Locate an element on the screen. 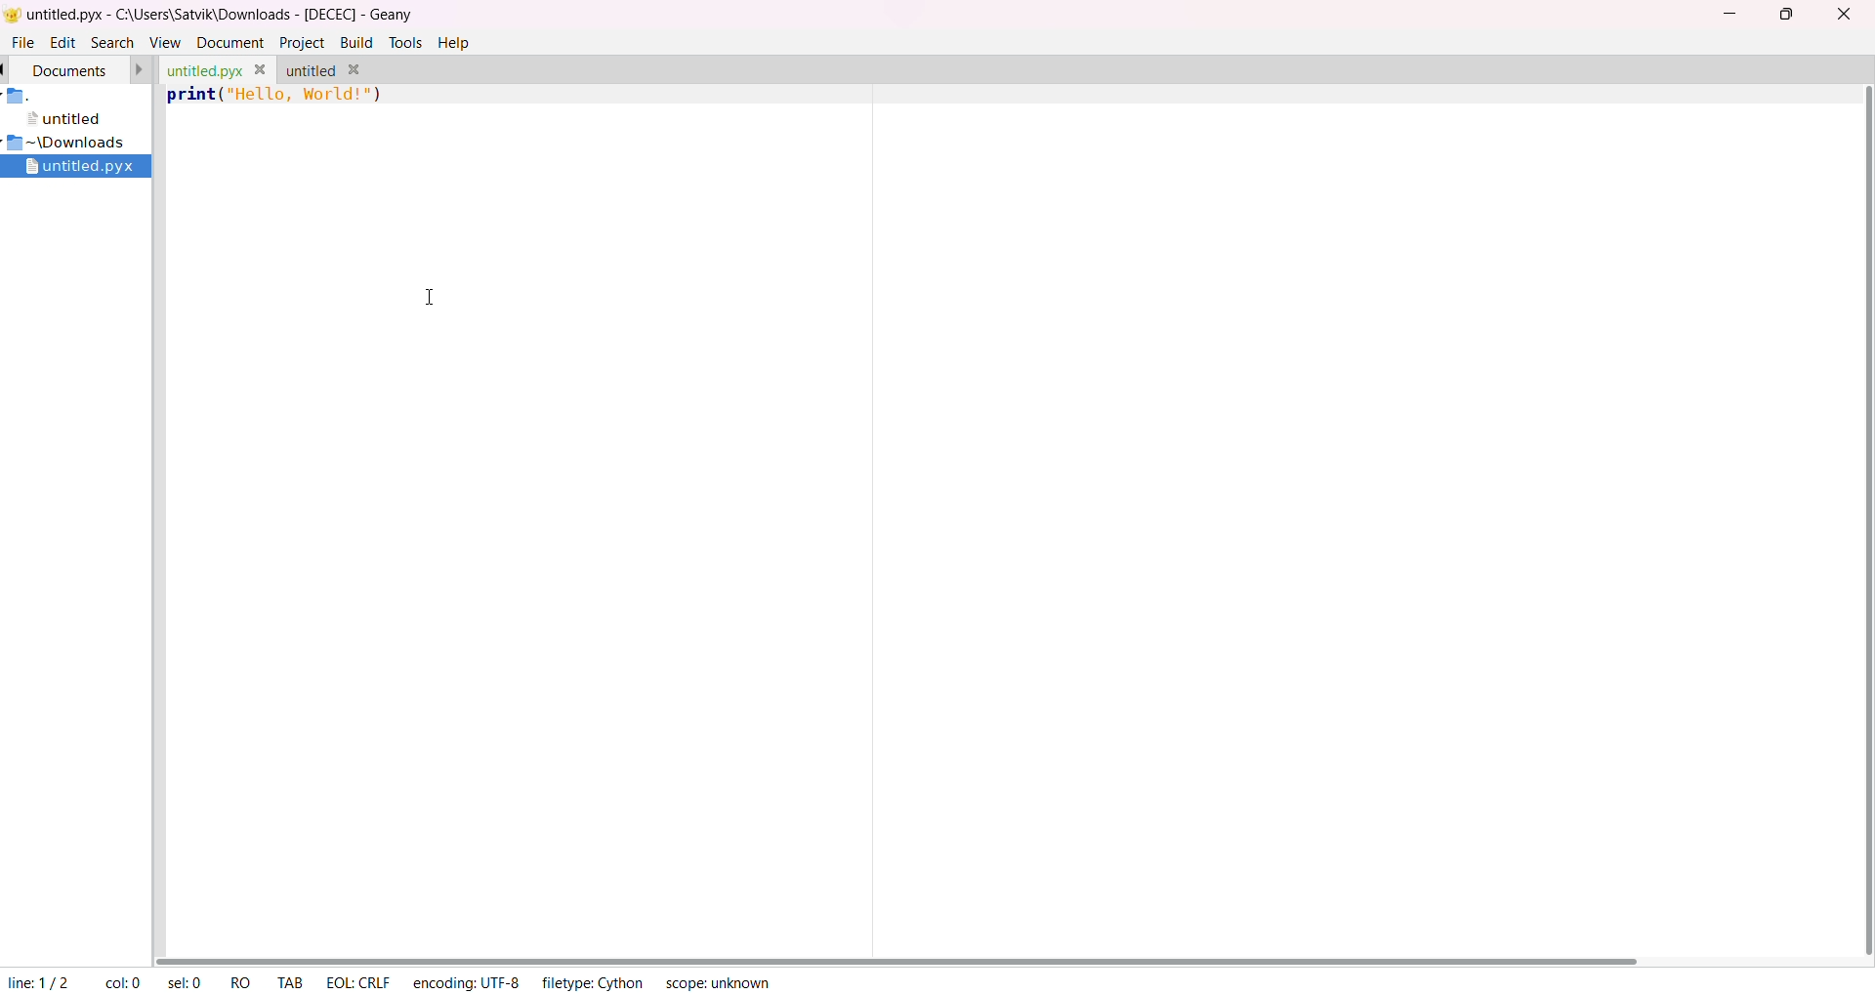  encoding: UTF-8 is located at coordinates (462, 980).